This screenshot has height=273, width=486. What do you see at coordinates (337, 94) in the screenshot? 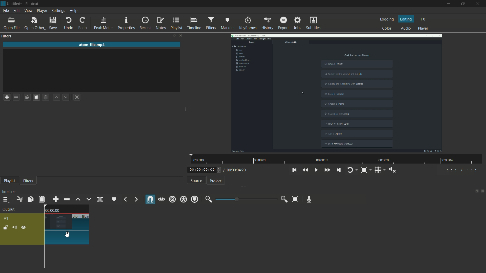
I see `imported video` at bounding box center [337, 94].